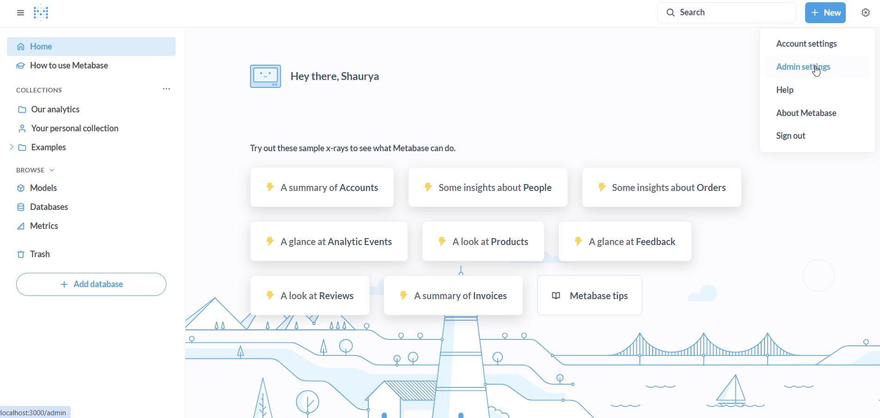 The image size is (880, 418). I want to click on home, so click(91, 45).